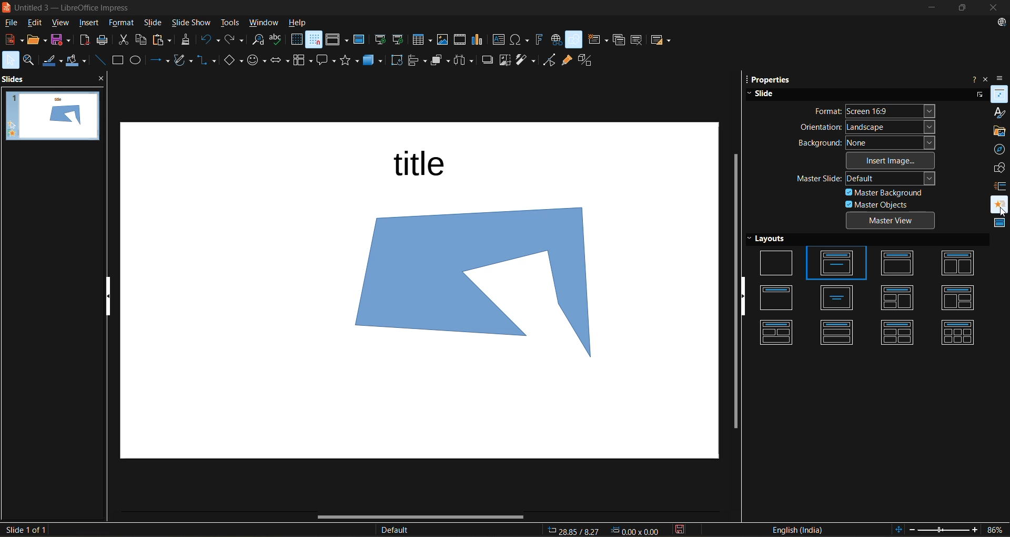  What do you see at coordinates (999, 213) in the screenshot?
I see `cursor` at bounding box center [999, 213].